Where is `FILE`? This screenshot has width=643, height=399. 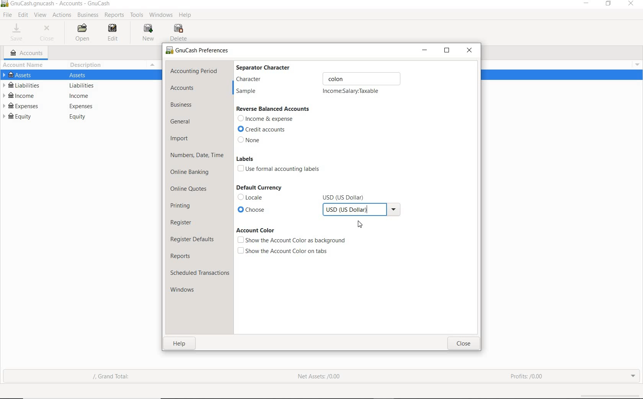
FILE is located at coordinates (7, 15).